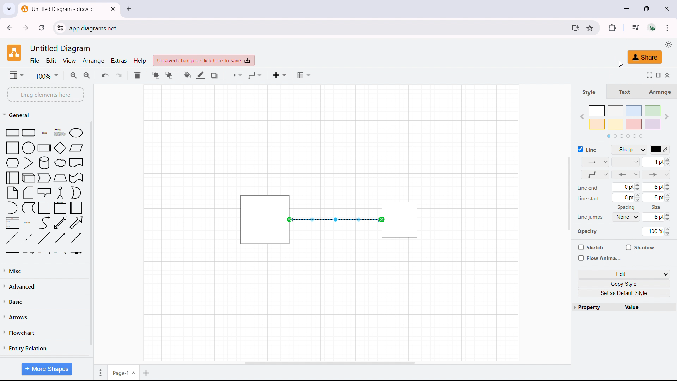 Image resolution: width=677 pixels, height=381 pixels. I want to click on shape library, so click(44, 192).